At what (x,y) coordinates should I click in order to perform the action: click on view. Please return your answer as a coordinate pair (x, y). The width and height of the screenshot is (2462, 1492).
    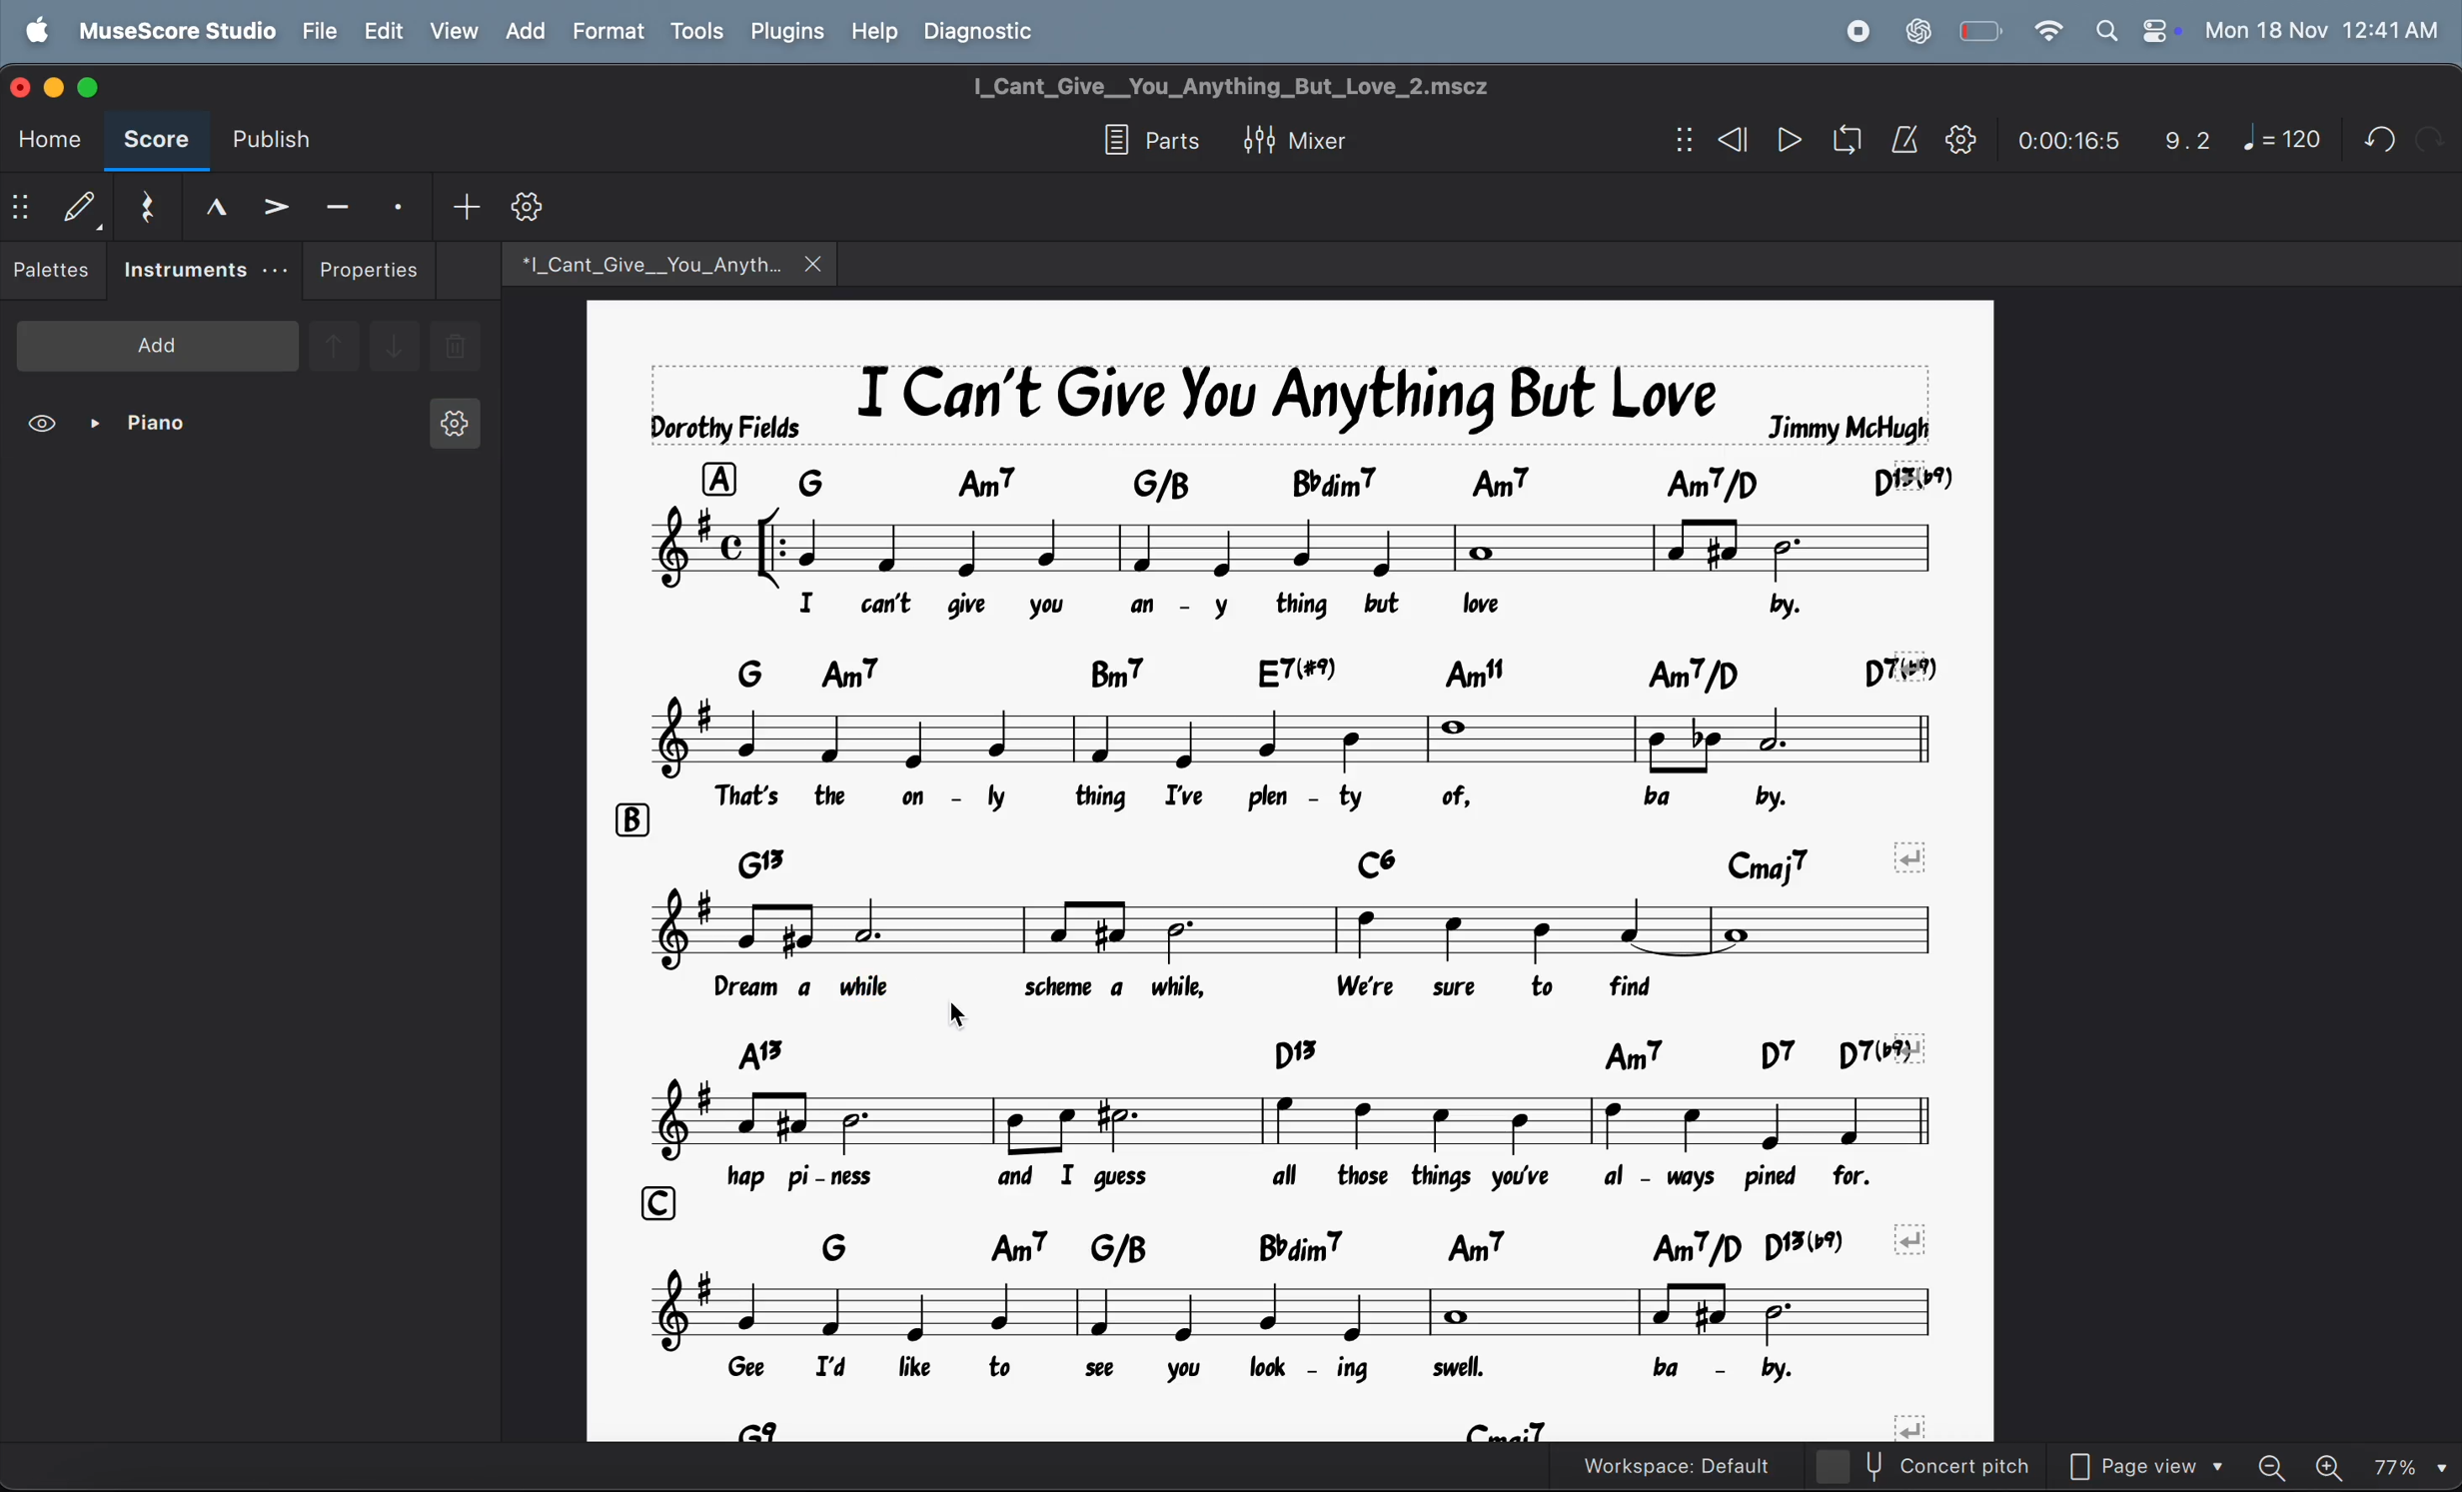
    Looking at the image, I should click on (41, 420).